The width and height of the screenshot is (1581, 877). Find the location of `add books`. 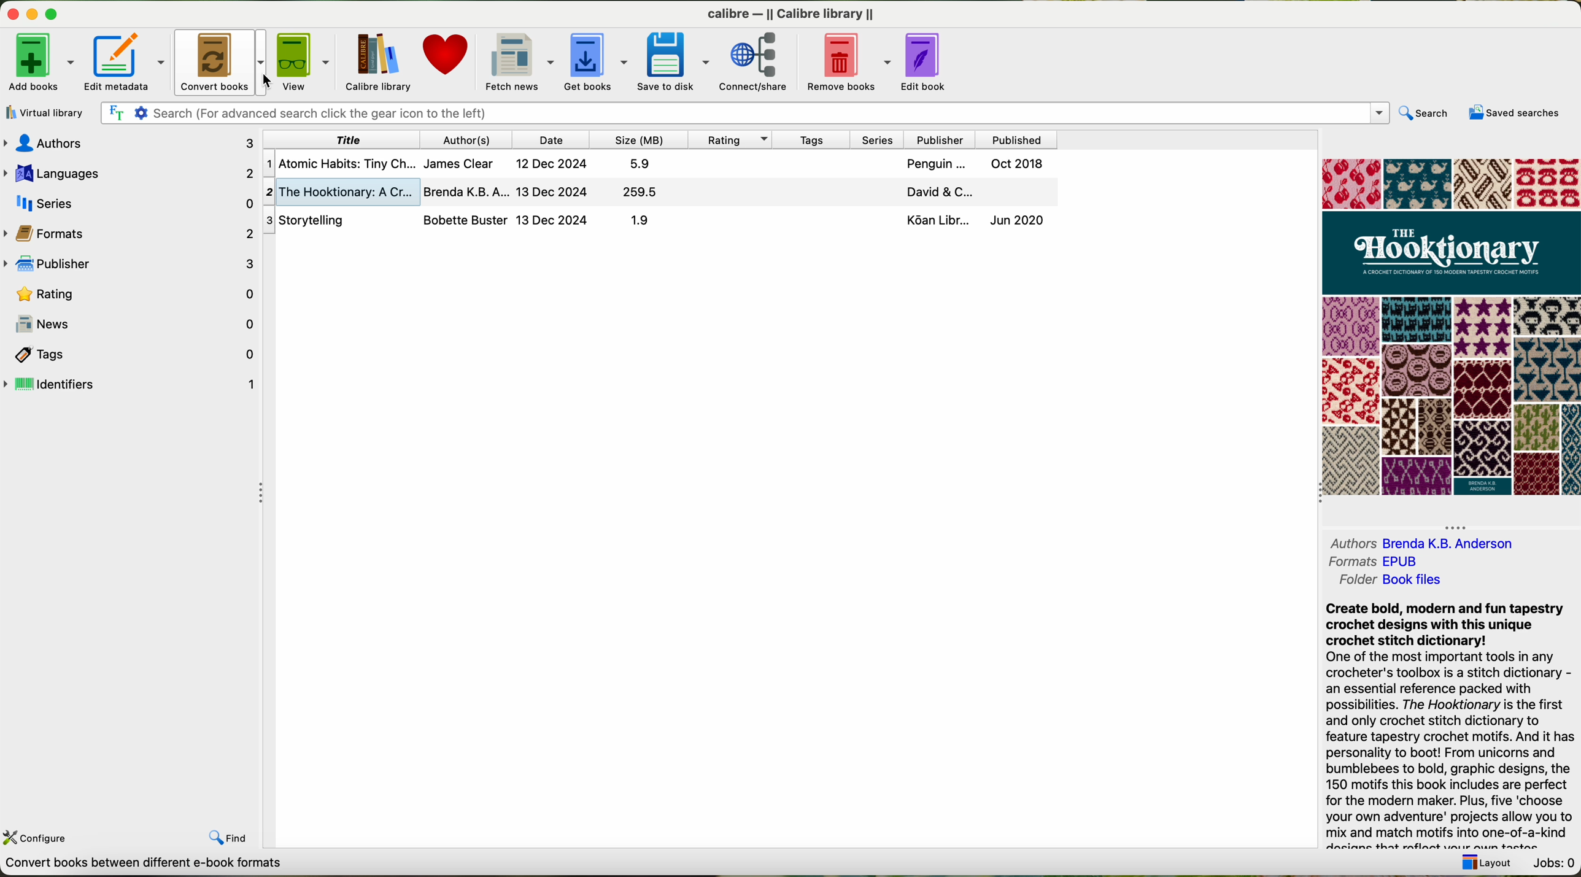

add books is located at coordinates (41, 63).